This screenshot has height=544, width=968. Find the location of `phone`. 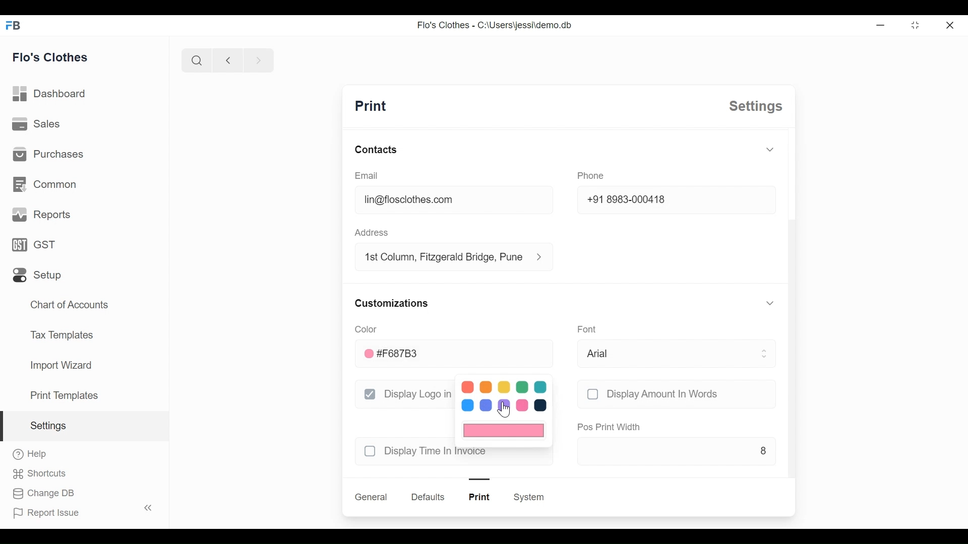

phone is located at coordinates (591, 176).